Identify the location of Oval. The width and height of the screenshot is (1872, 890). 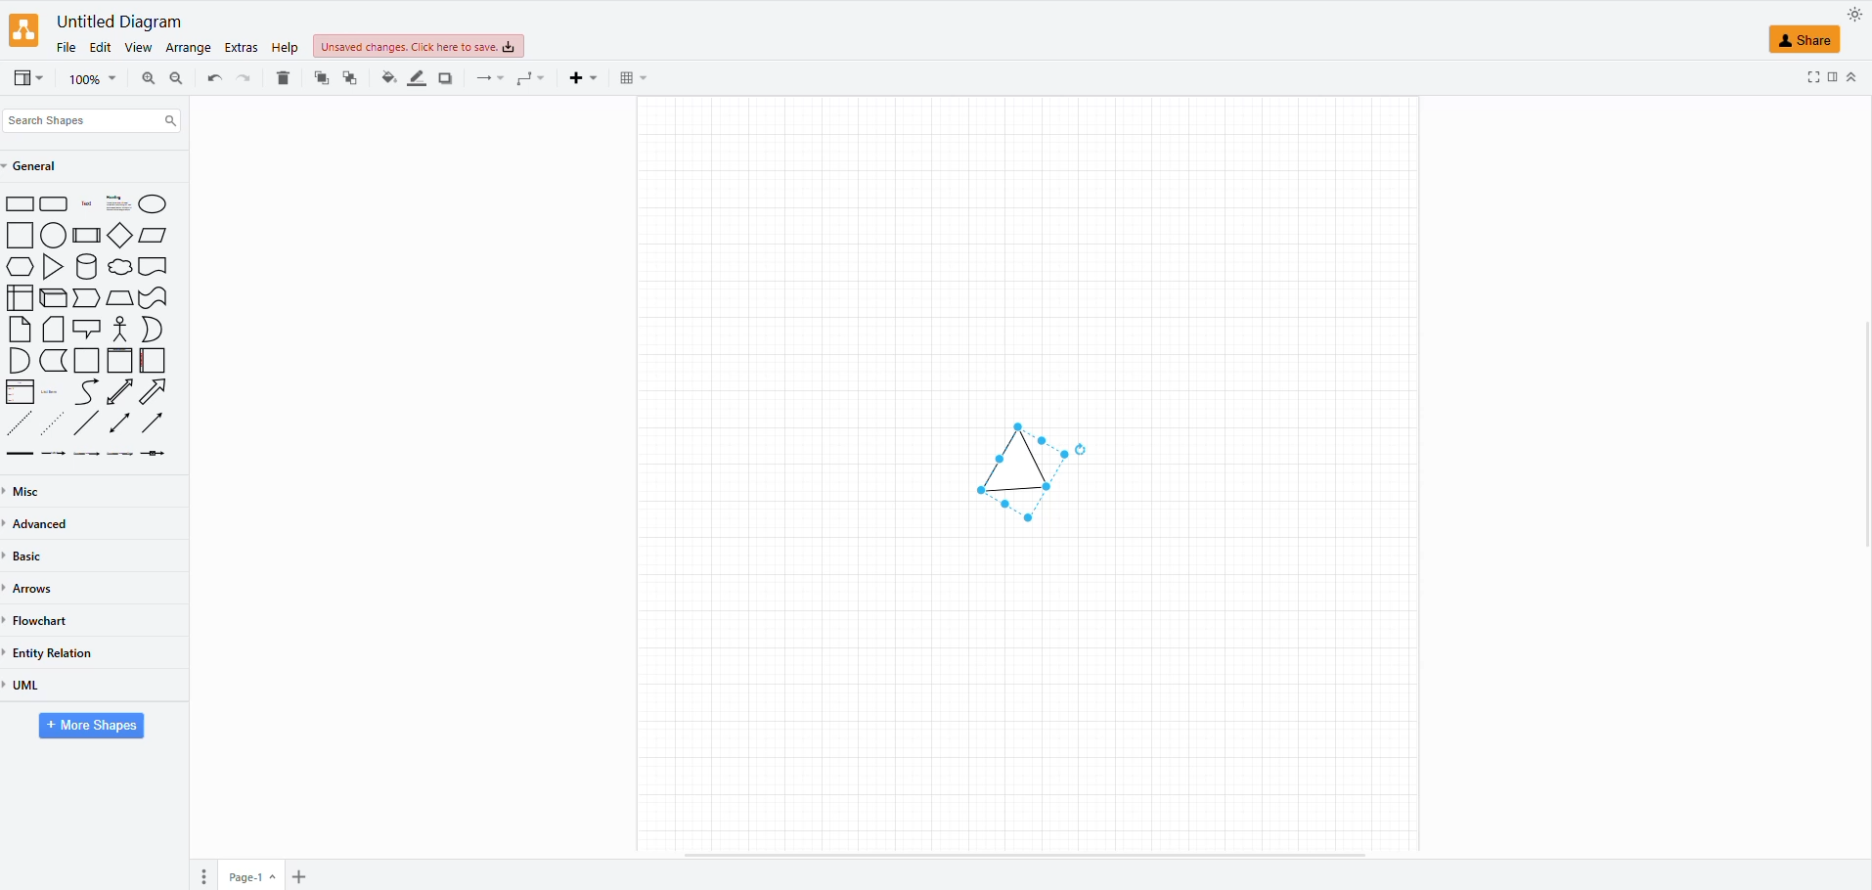
(54, 234).